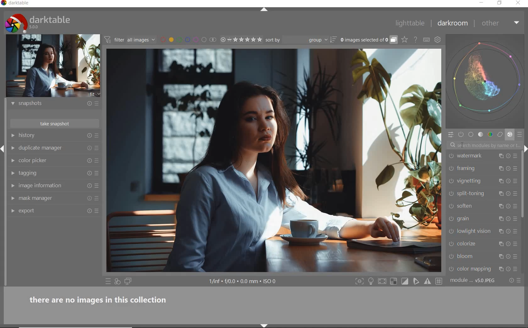 The image size is (528, 328). Describe the element at coordinates (500, 269) in the screenshot. I see `multiple instance actions` at that location.